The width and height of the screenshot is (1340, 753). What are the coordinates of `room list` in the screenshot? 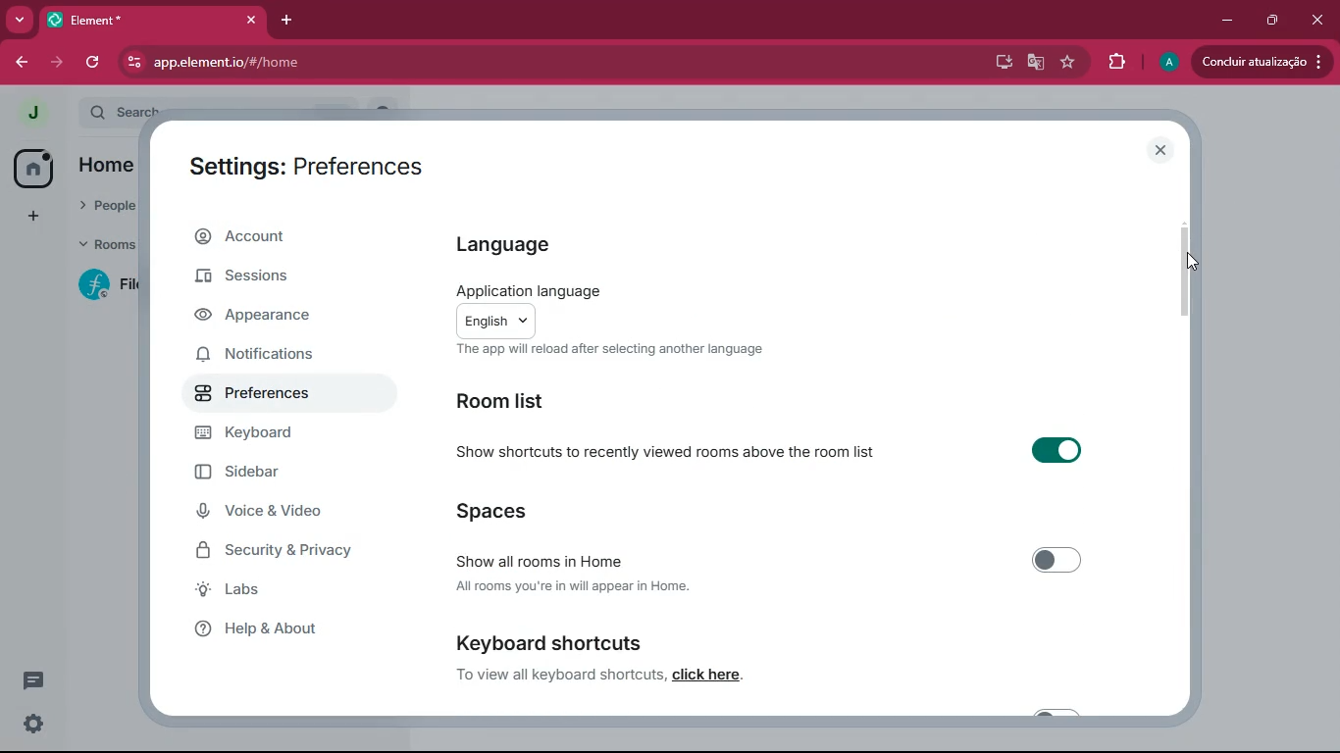 It's located at (520, 404).